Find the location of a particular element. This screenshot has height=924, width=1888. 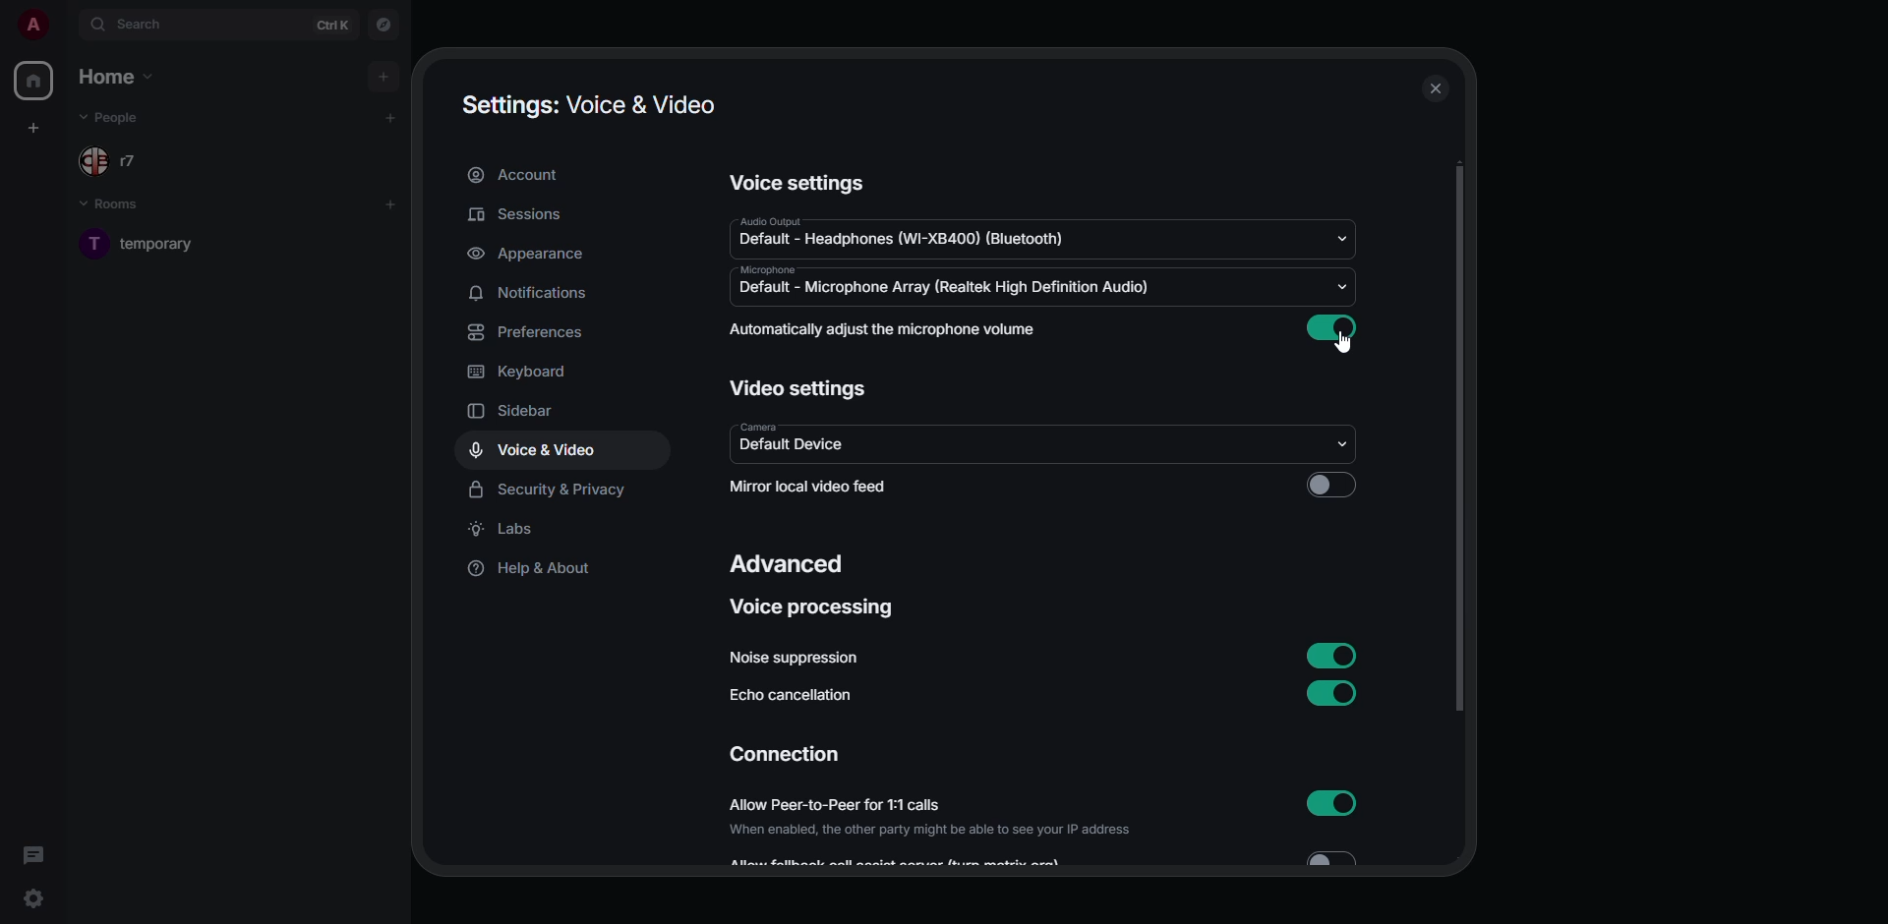

T temporary is located at coordinates (154, 248).